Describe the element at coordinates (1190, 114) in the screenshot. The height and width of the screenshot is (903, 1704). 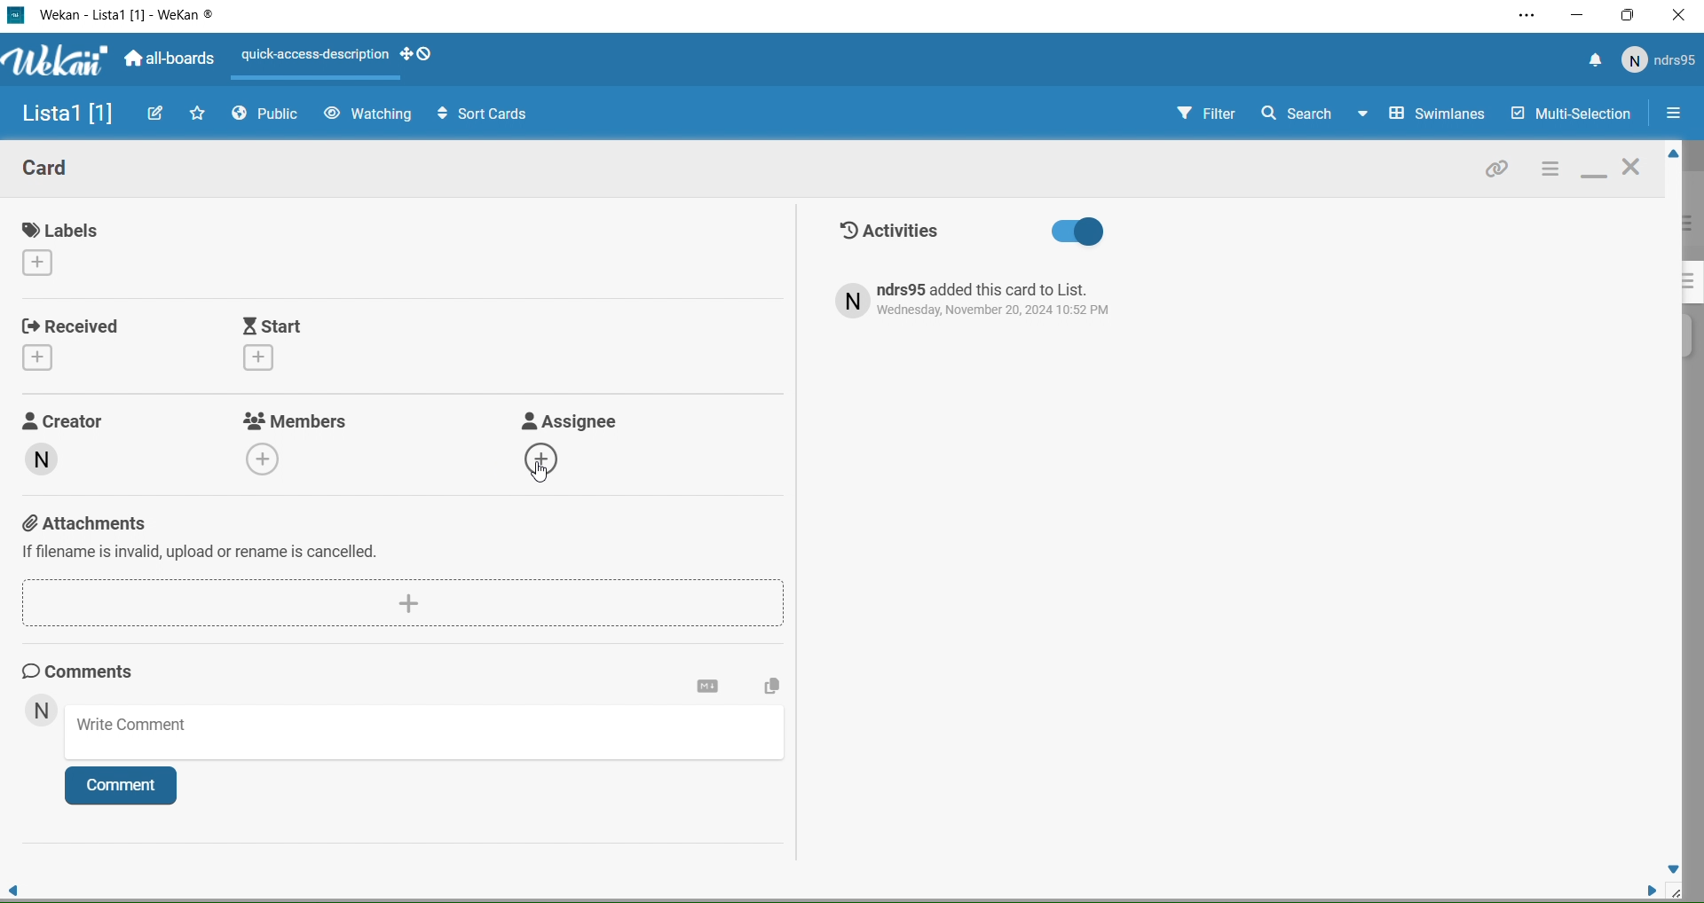
I see `Filter` at that location.